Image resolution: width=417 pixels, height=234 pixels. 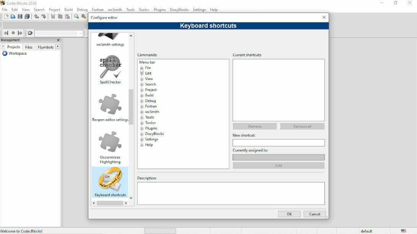 What do you see at coordinates (279, 150) in the screenshot?
I see `Currently assigned to` at bounding box center [279, 150].